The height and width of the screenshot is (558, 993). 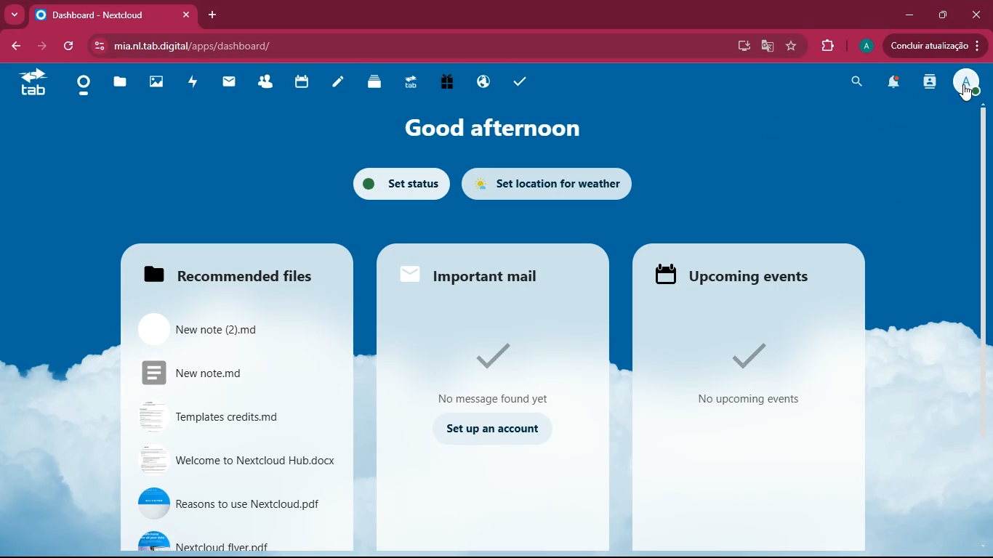 What do you see at coordinates (448, 83) in the screenshot?
I see `gift` at bounding box center [448, 83].